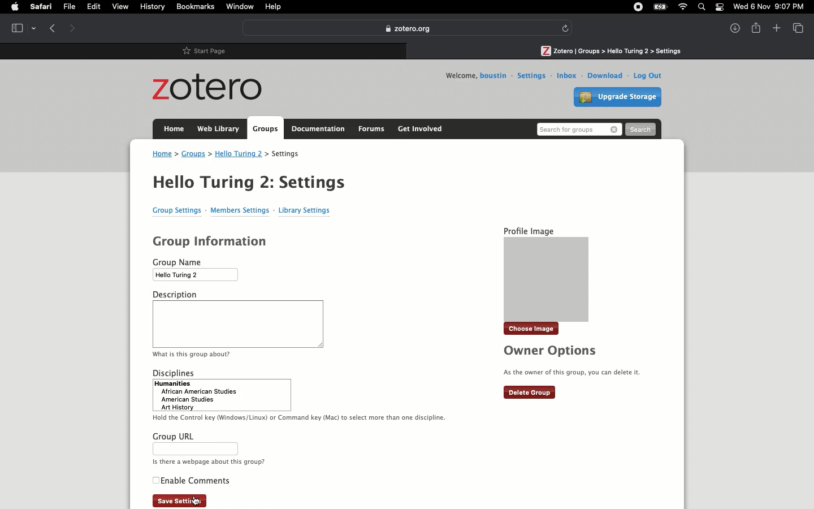 Image resolution: width=814 pixels, height=509 pixels. What do you see at coordinates (302, 395) in the screenshot?
I see `Disciplines` at bounding box center [302, 395].